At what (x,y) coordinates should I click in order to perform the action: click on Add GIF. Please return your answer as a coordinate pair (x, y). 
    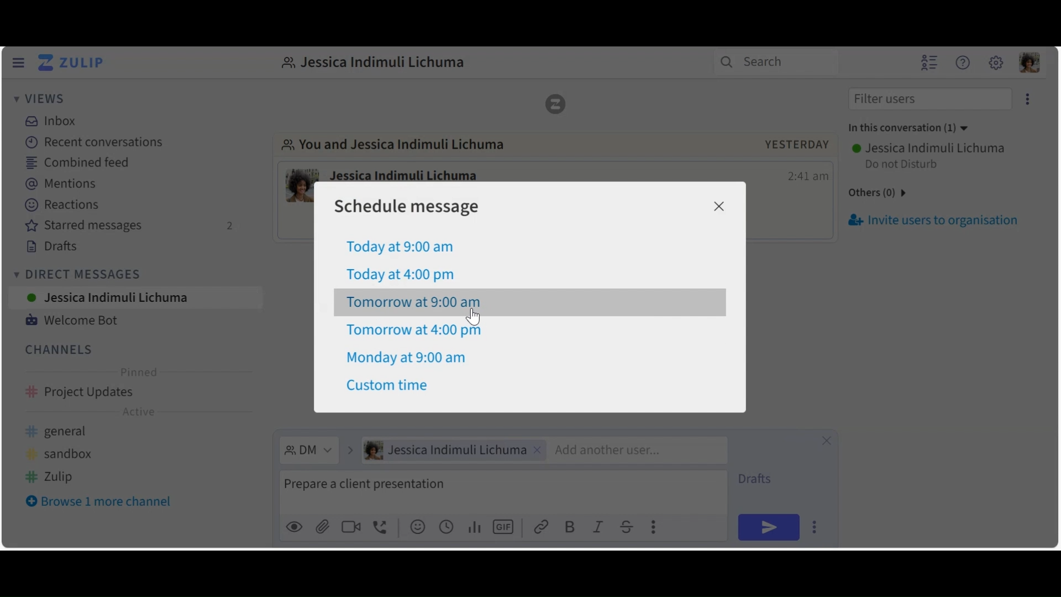
    Looking at the image, I should click on (505, 527).